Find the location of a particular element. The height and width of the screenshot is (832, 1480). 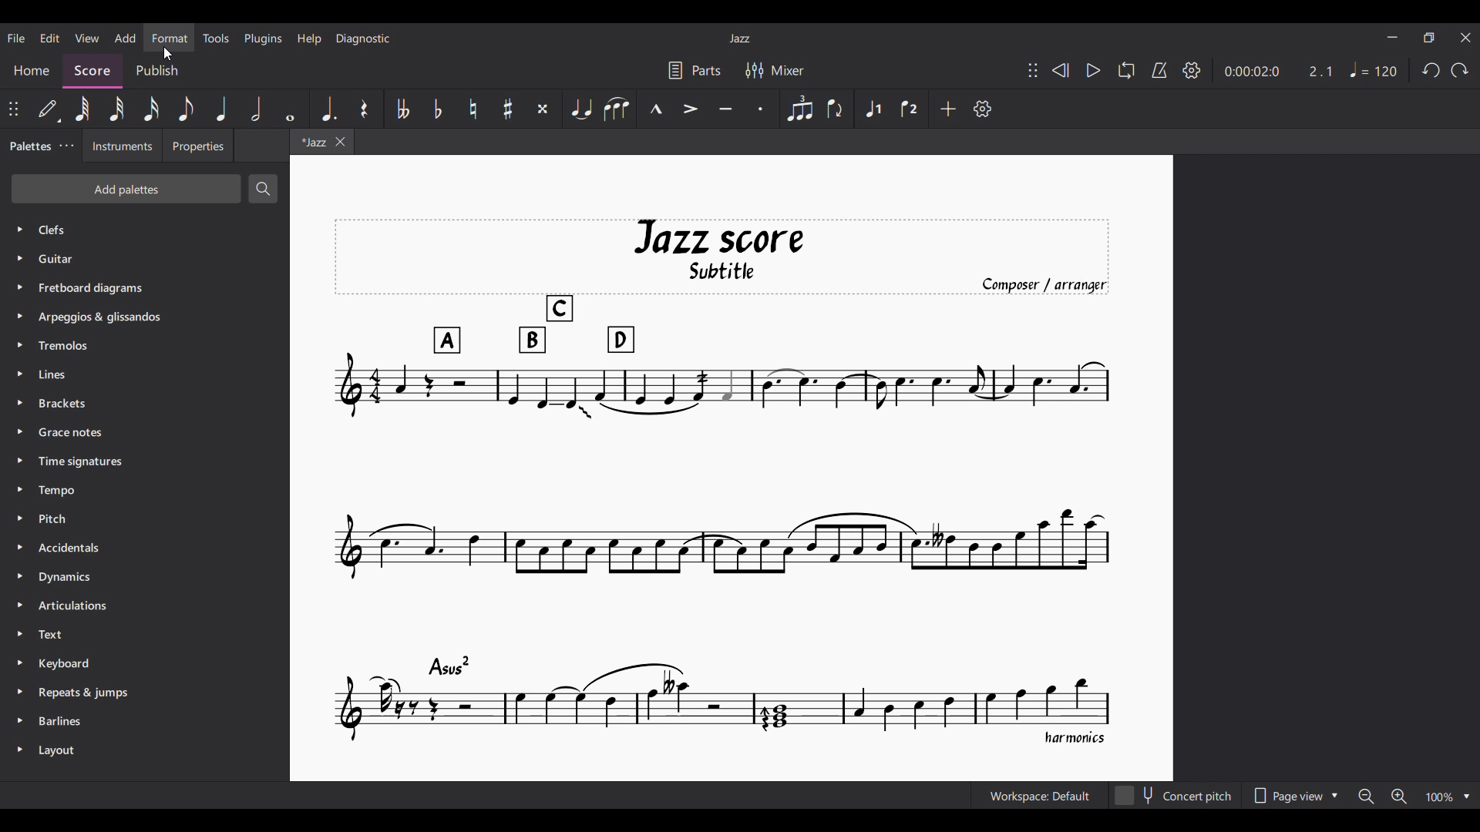

Repeats is located at coordinates (89, 693).